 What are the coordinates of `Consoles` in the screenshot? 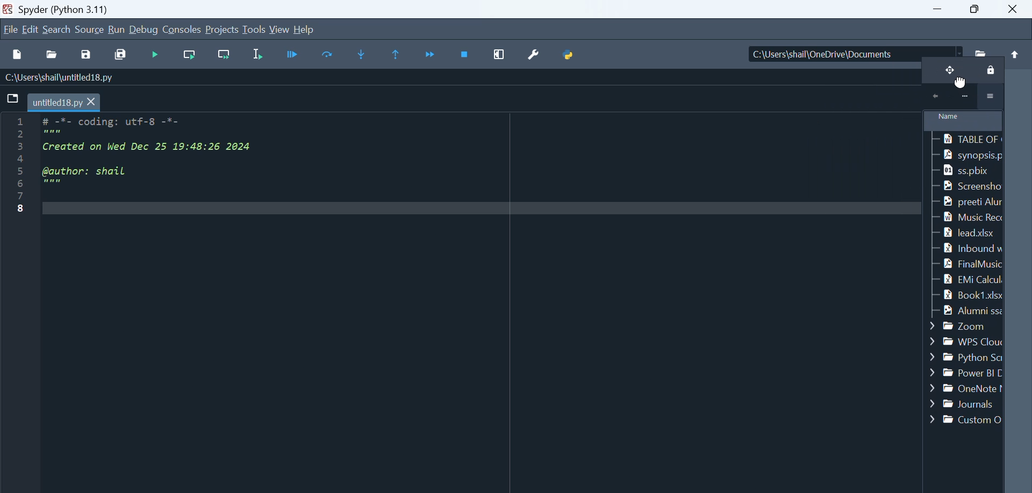 It's located at (183, 29).